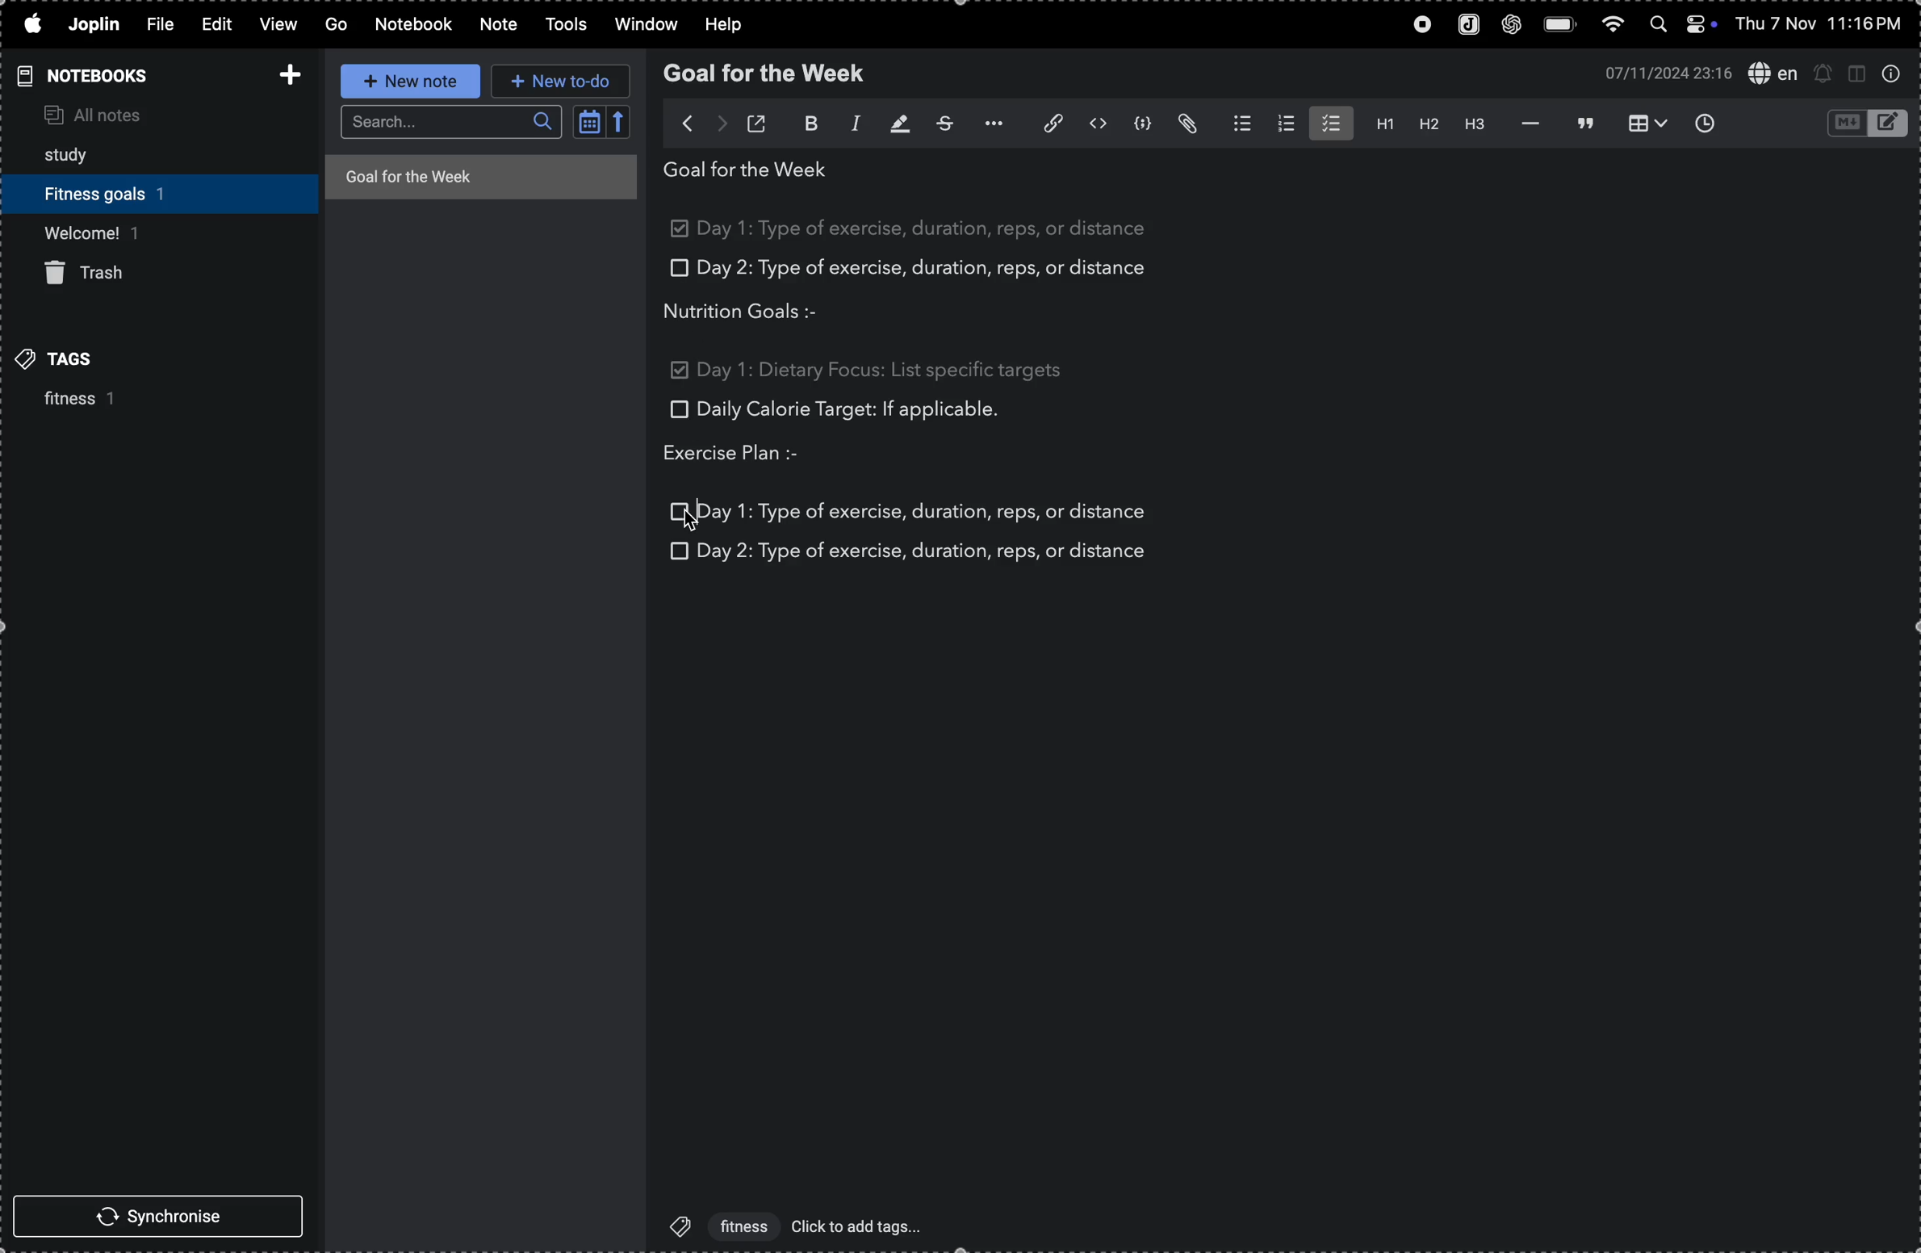 The image size is (1921, 1253). Describe the element at coordinates (932, 228) in the screenshot. I see ` day 1: type of exercise, duration, reps, or distance` at that location.